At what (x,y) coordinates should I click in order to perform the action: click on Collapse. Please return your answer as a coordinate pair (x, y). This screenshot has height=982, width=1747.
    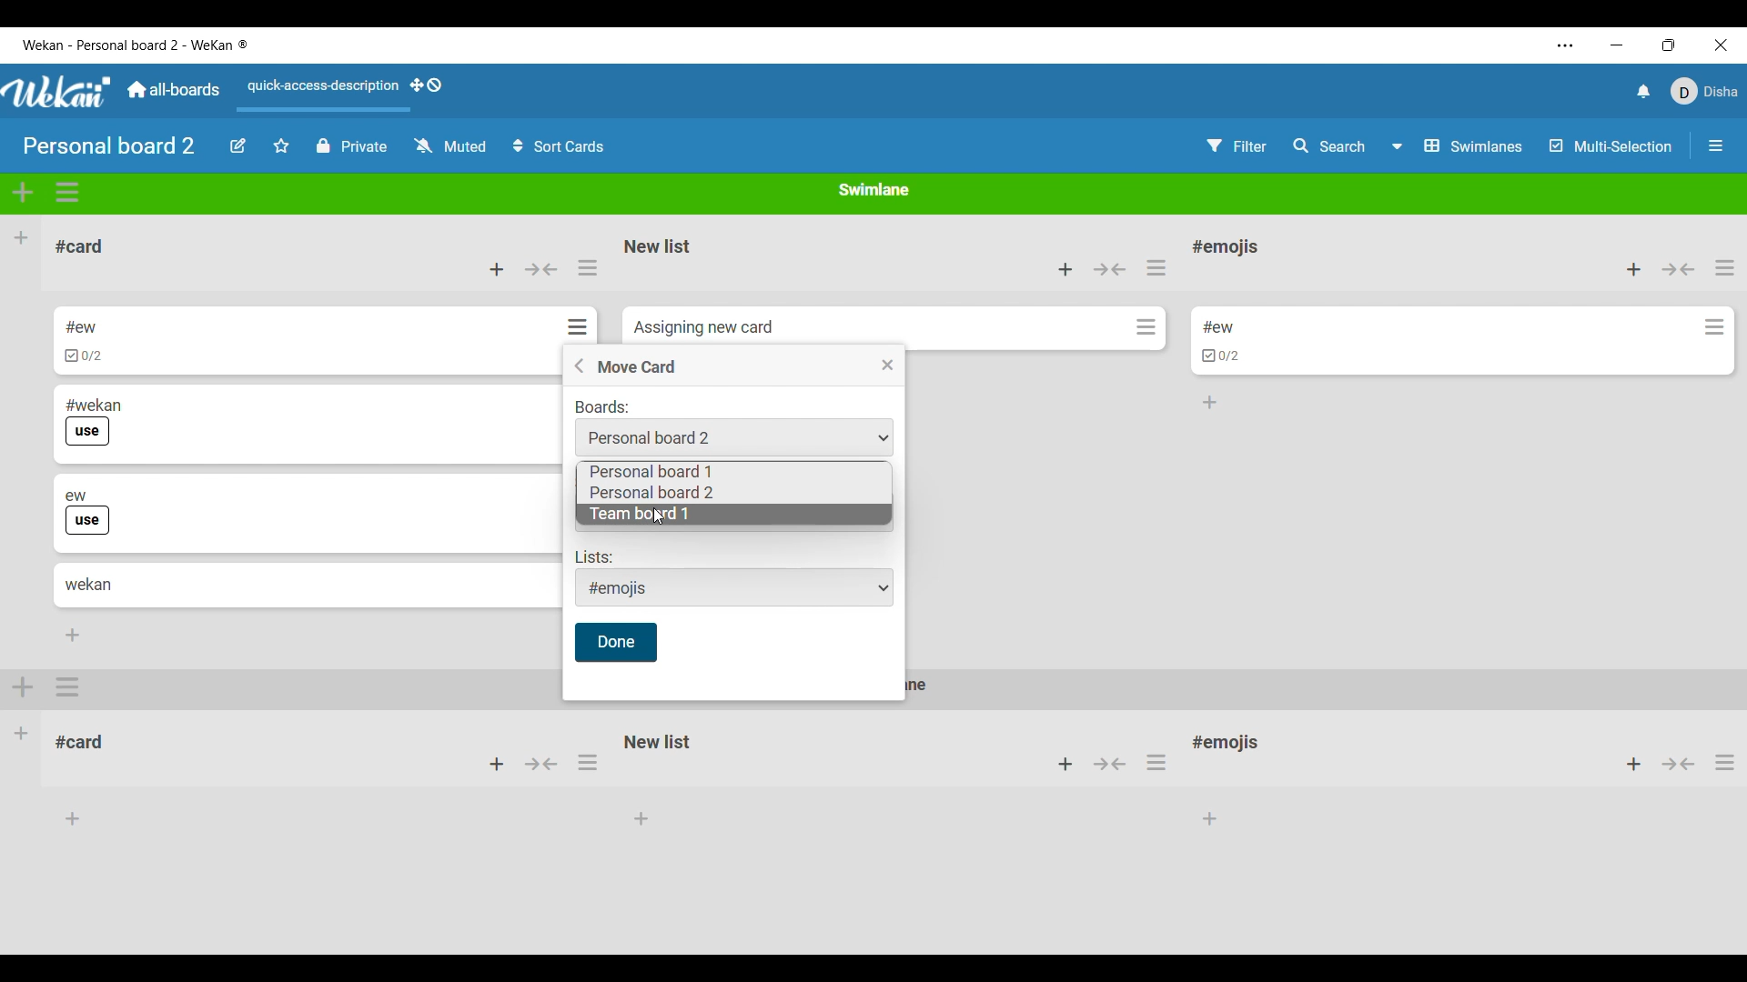
    Looking at the image, I should click on (1679, 269).